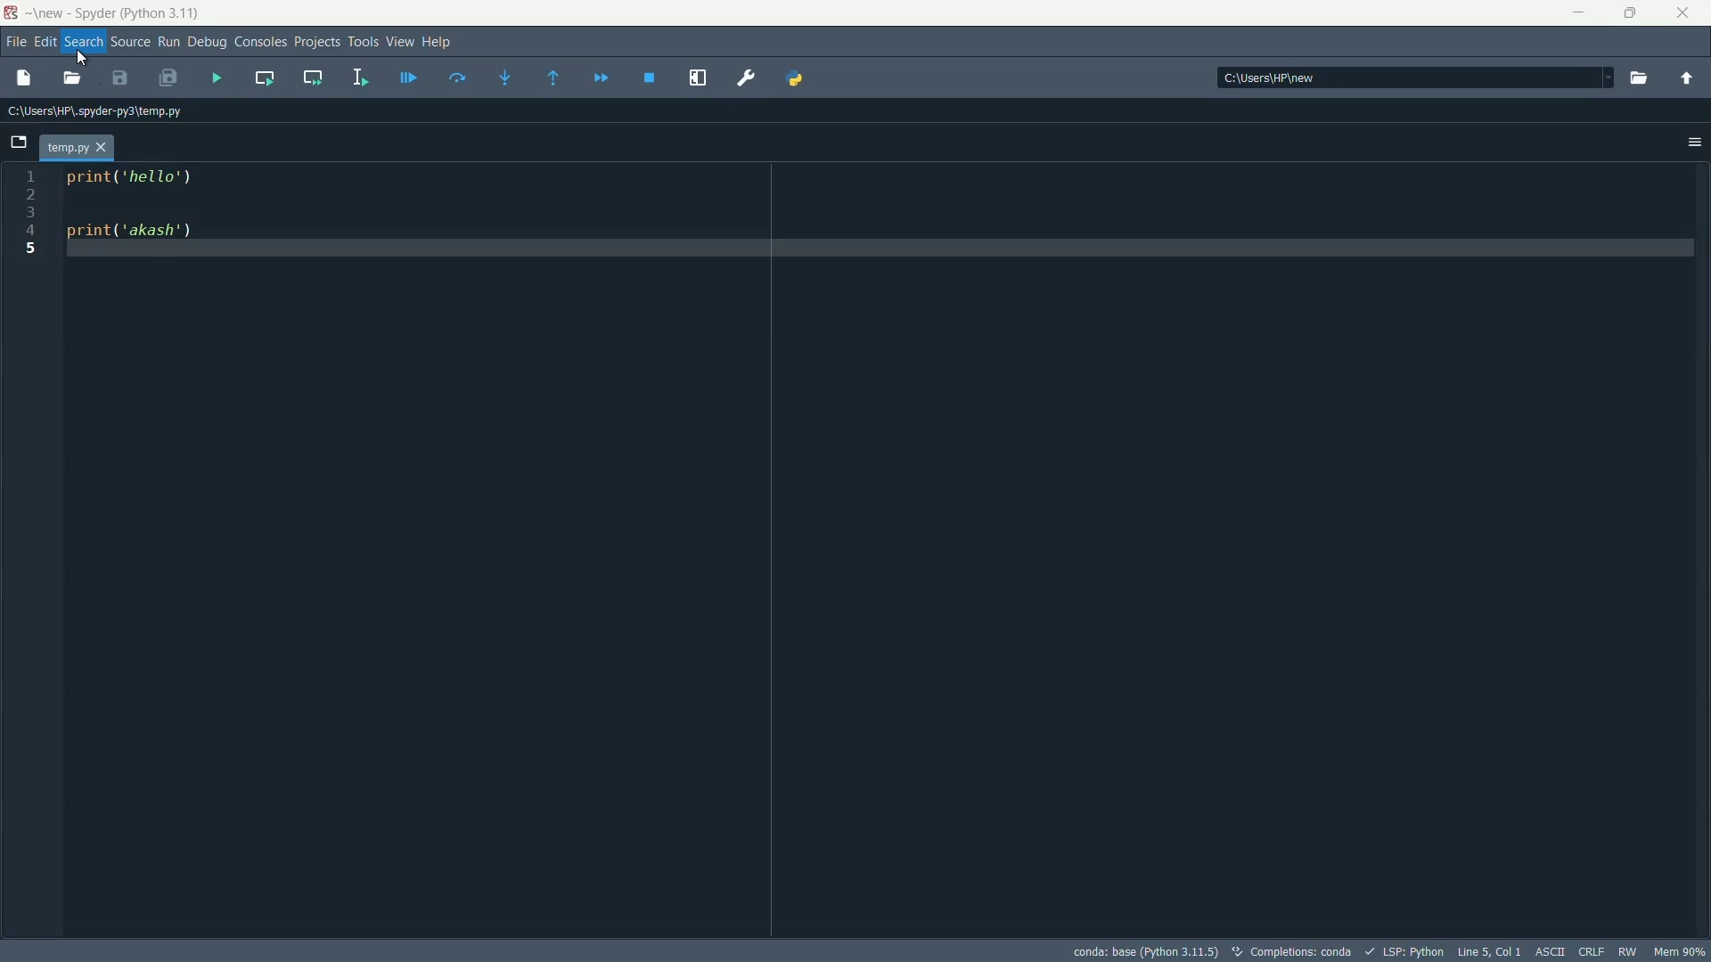 This screenshot has width=1711, height=962. I want to click on browse directory, so click(1640, 77).